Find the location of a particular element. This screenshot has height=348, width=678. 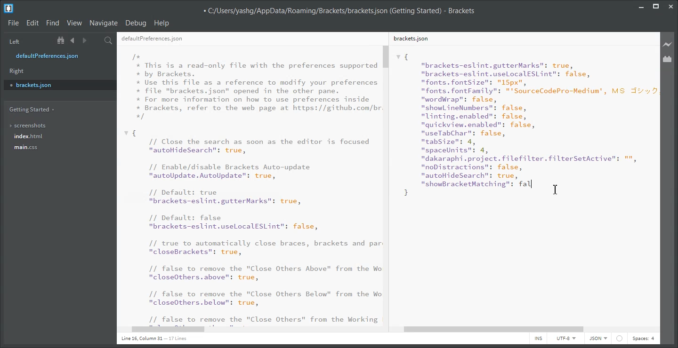

Maximize is located at coordinates (656, 5).